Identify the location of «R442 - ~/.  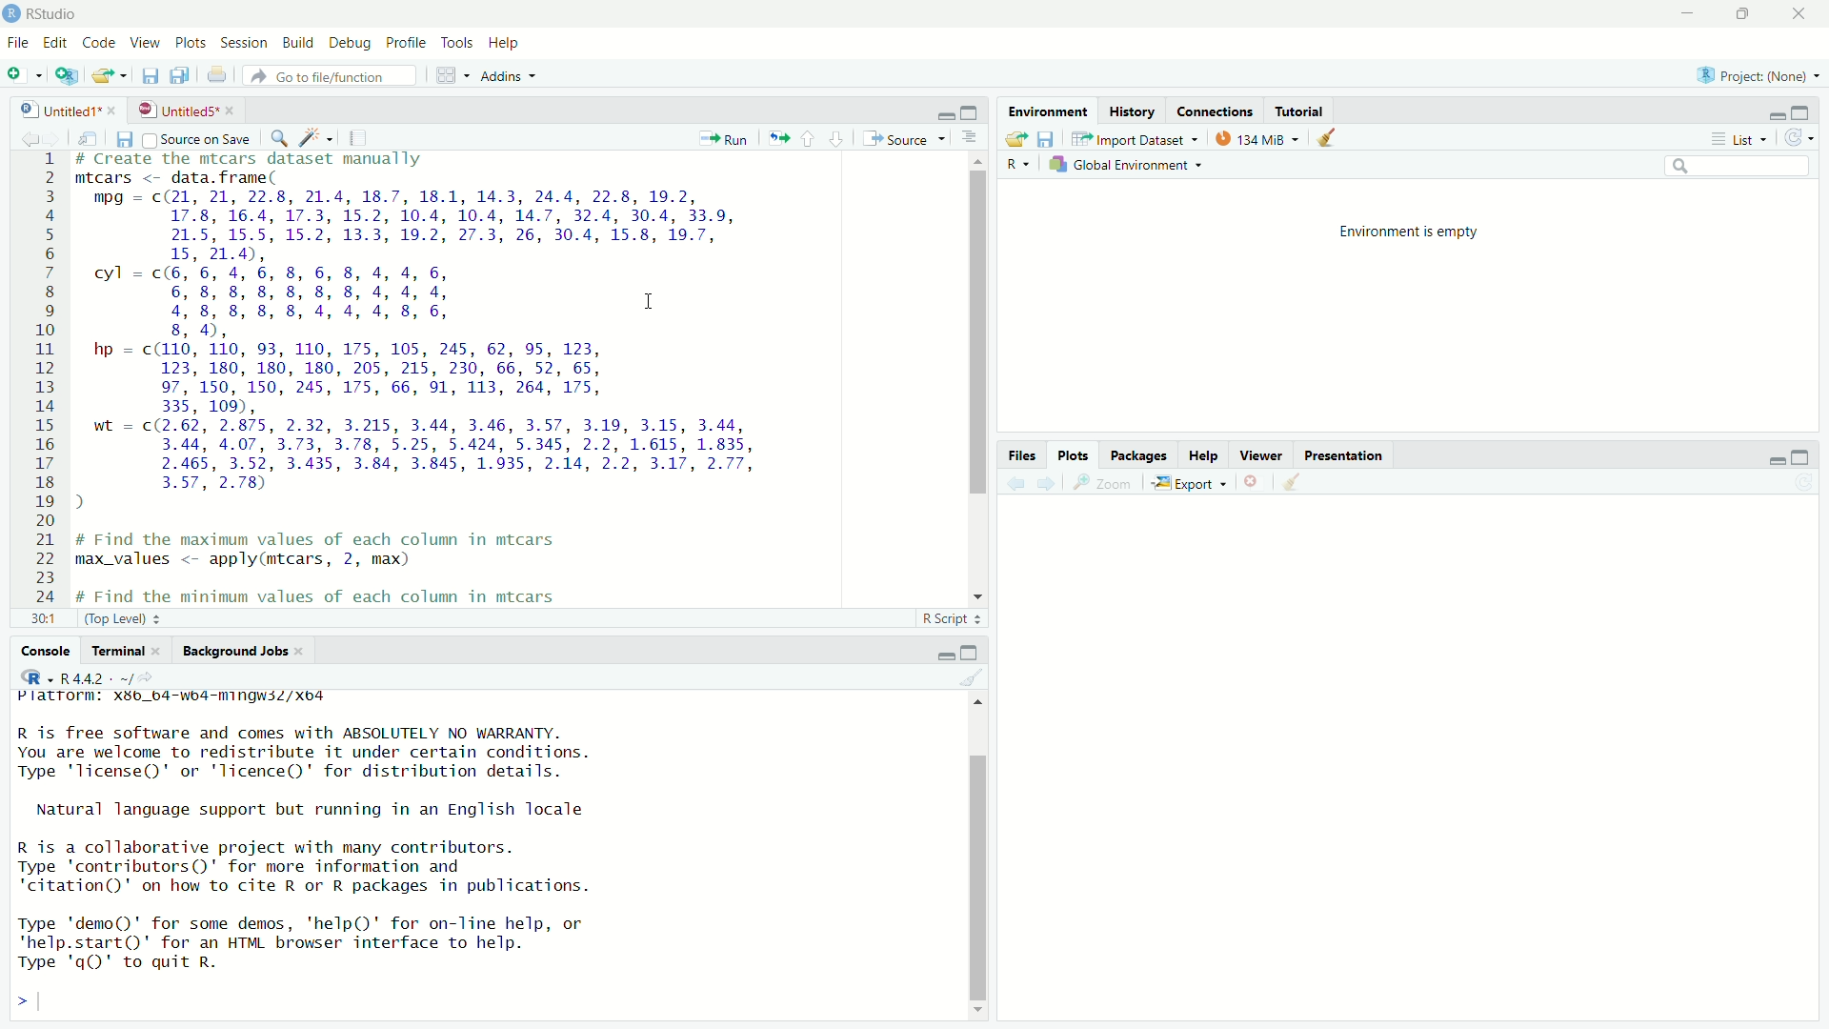
(85, 676).